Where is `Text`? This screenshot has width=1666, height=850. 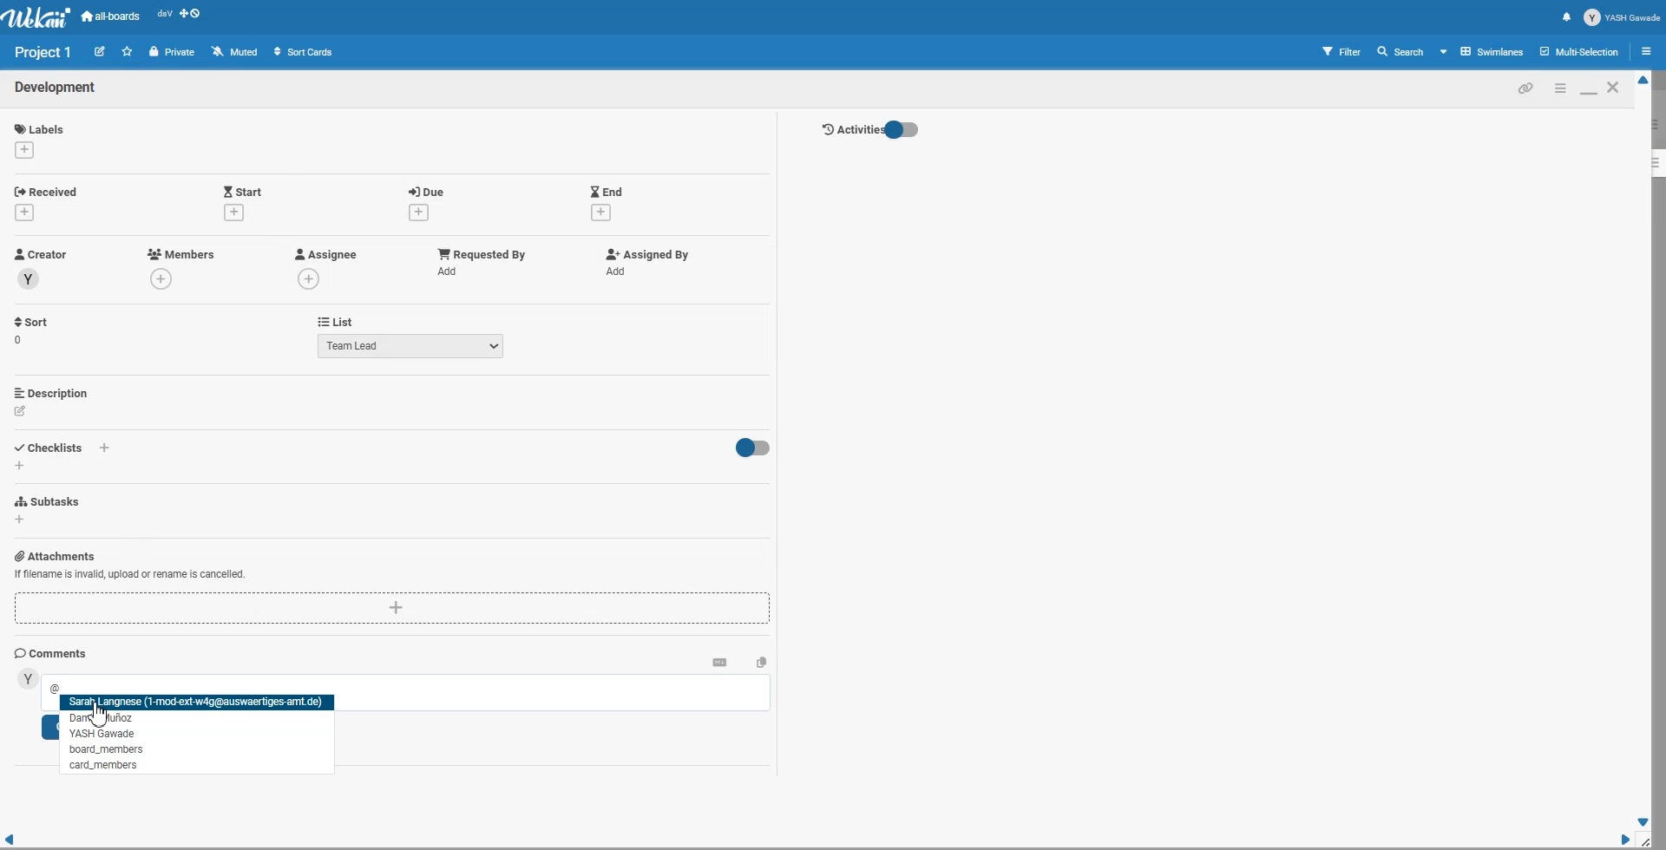
Text is located at coordinates (56, 88).